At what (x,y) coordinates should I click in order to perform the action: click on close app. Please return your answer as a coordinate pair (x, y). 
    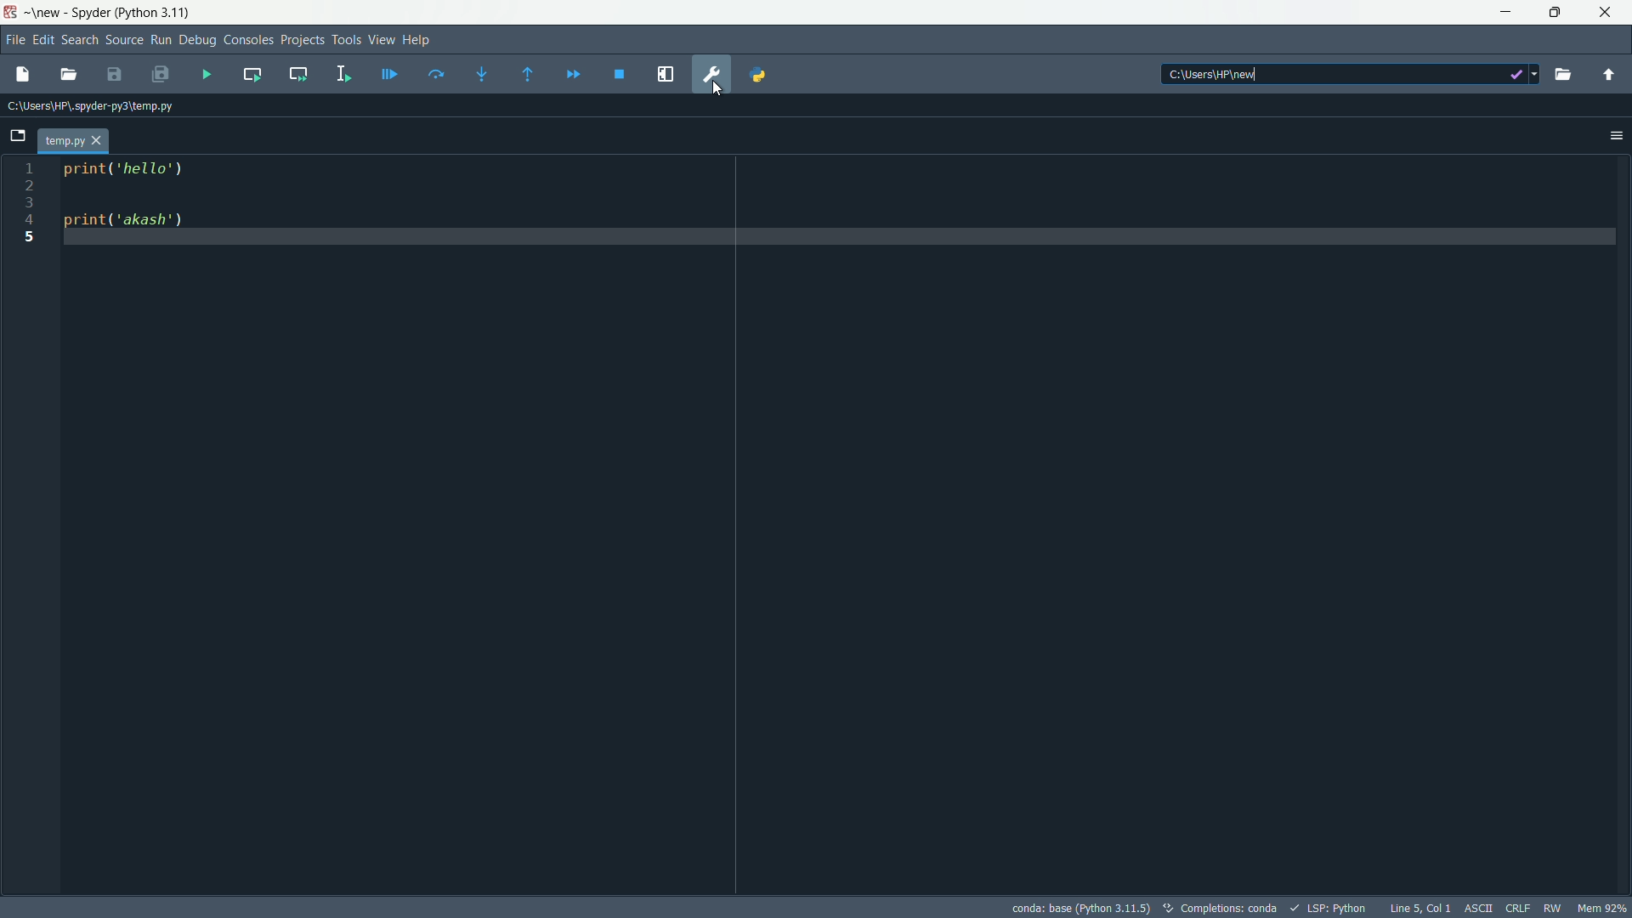
    Looking at the image, I should click on (1608, 13).